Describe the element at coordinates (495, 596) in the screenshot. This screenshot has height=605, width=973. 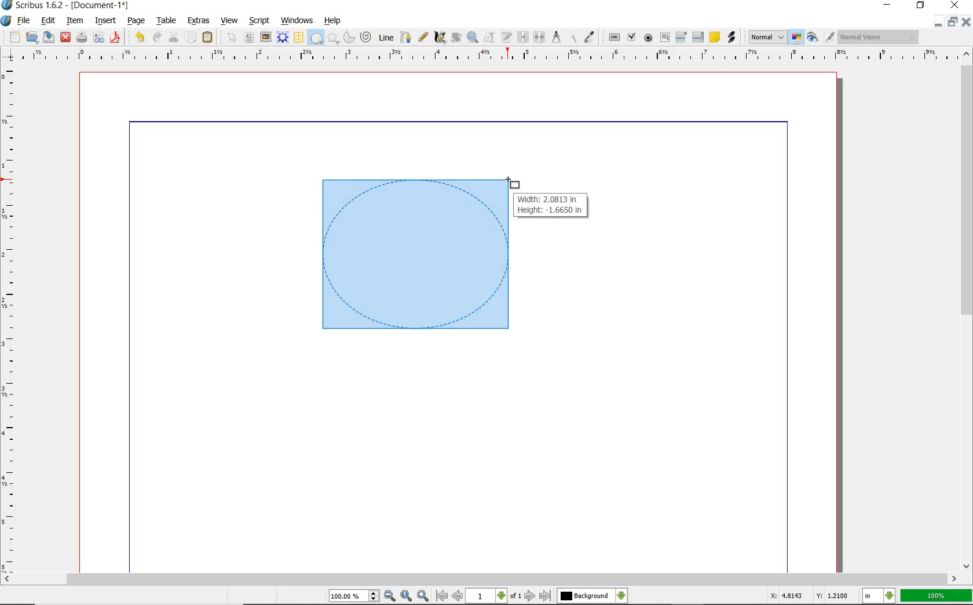
I see `1 of 1` at that location.